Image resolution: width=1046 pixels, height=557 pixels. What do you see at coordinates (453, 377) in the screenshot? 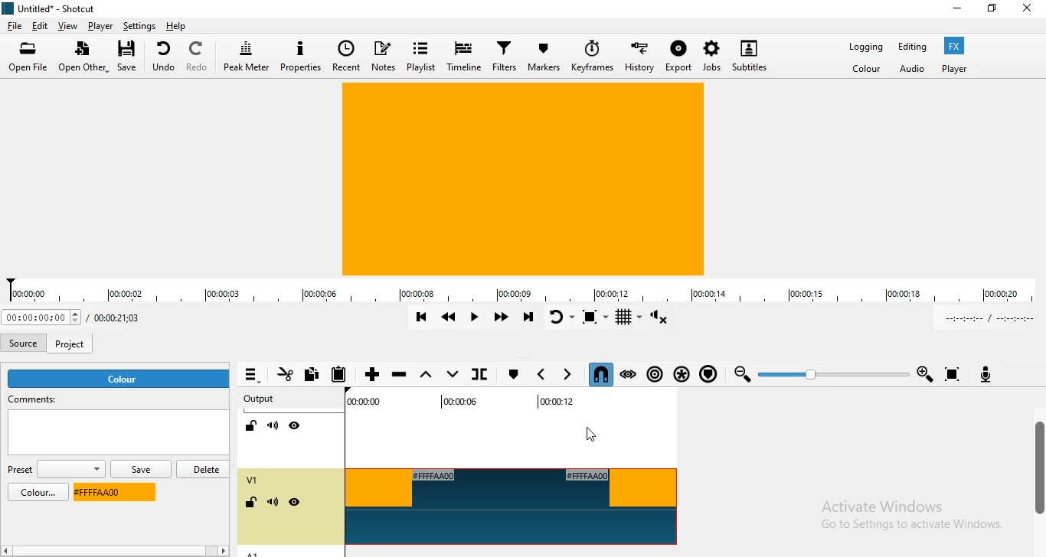
I see `overwrite` at bounding box center [453, 377].